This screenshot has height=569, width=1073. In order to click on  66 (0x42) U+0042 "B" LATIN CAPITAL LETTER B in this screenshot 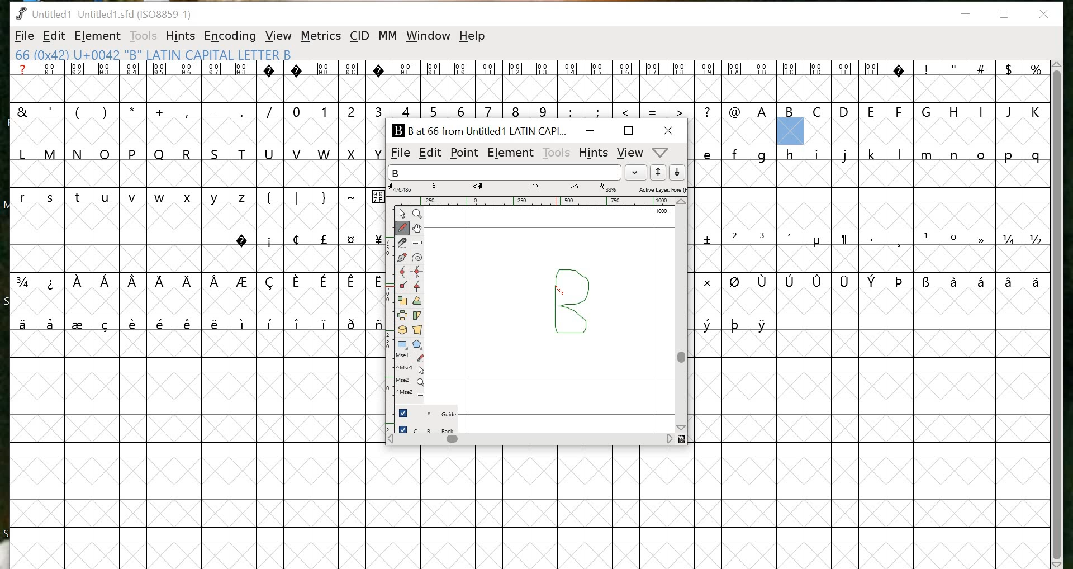, I will do `click(156, 54)`.